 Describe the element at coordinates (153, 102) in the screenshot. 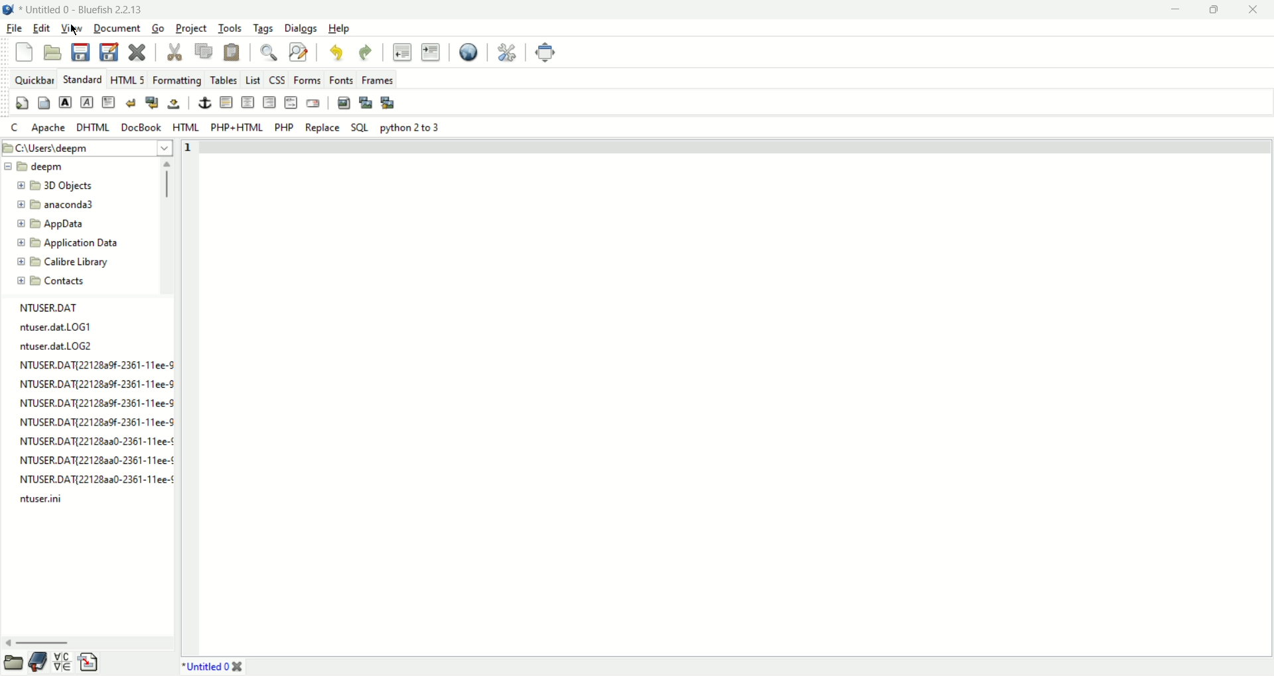

I see `break and clear` at that location.